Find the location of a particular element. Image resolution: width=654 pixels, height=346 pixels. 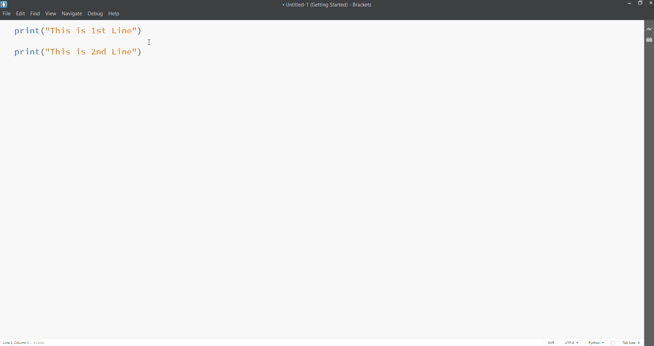

Debug is located at coordinates (96, 14).